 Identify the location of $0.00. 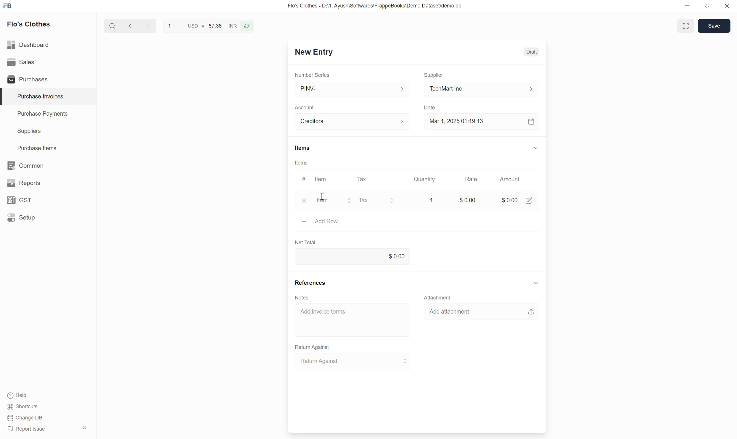
(465, 200).